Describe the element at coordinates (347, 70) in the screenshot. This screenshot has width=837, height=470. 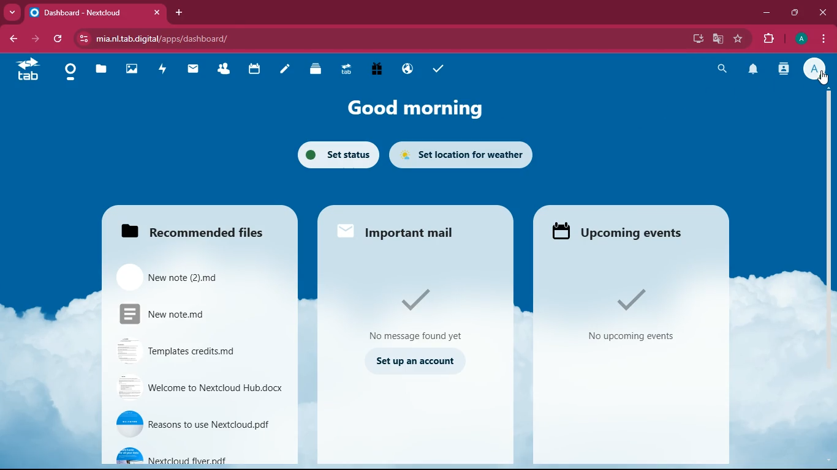
I see `Upgrade` at that location.